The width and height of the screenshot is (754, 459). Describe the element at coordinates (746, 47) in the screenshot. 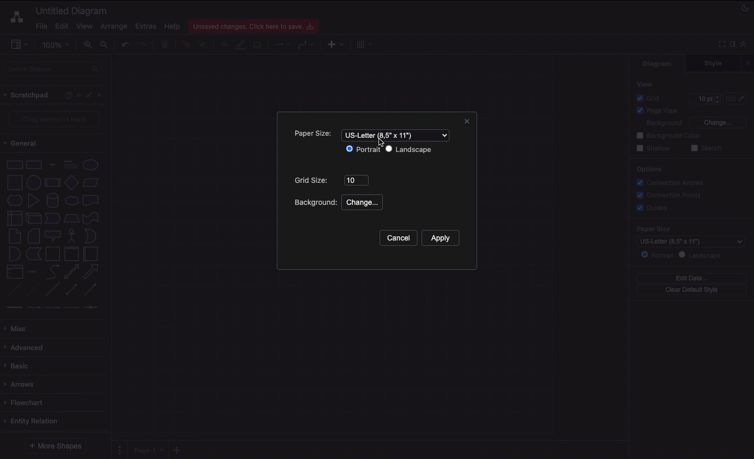

I see `Collapse expand` at that location.